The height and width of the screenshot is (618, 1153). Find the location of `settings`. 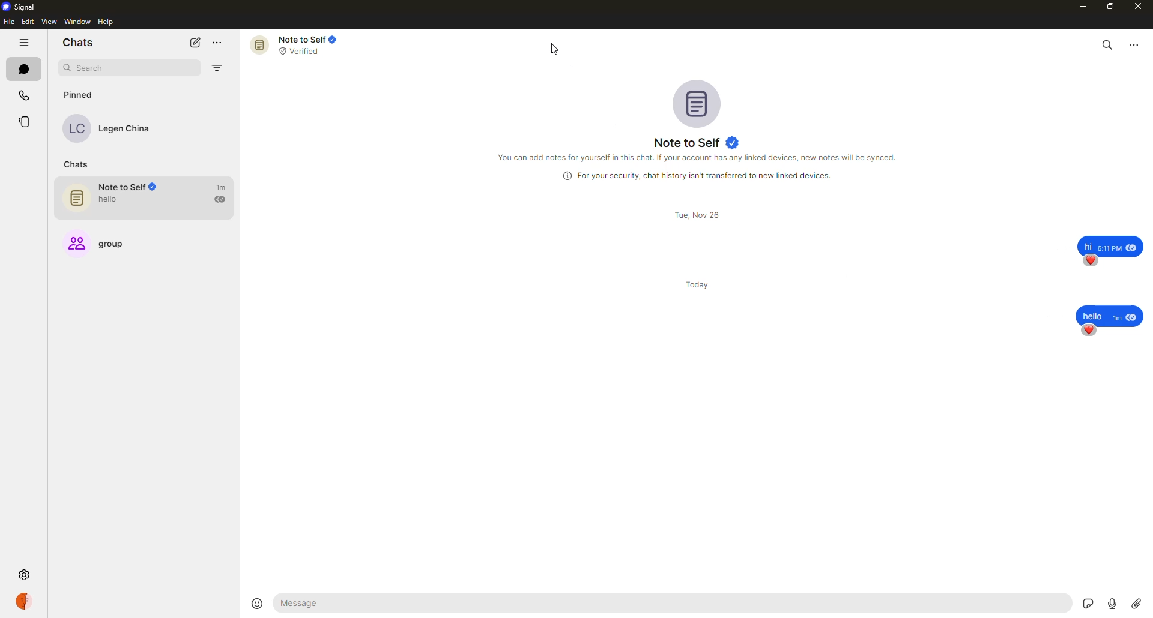

settings is located at coordinates (23, 575).